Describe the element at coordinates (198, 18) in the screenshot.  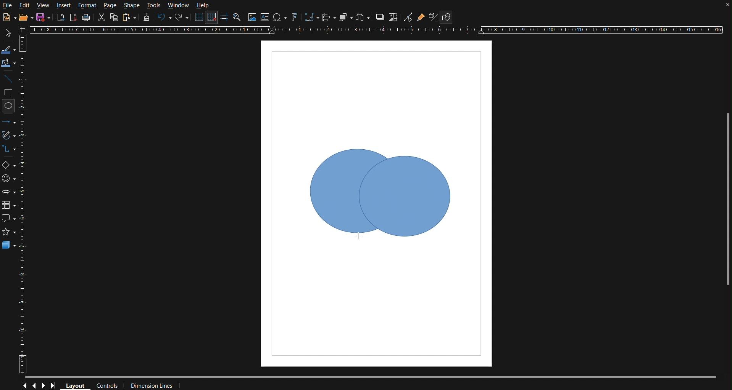
I see `Display Grid` at that location.